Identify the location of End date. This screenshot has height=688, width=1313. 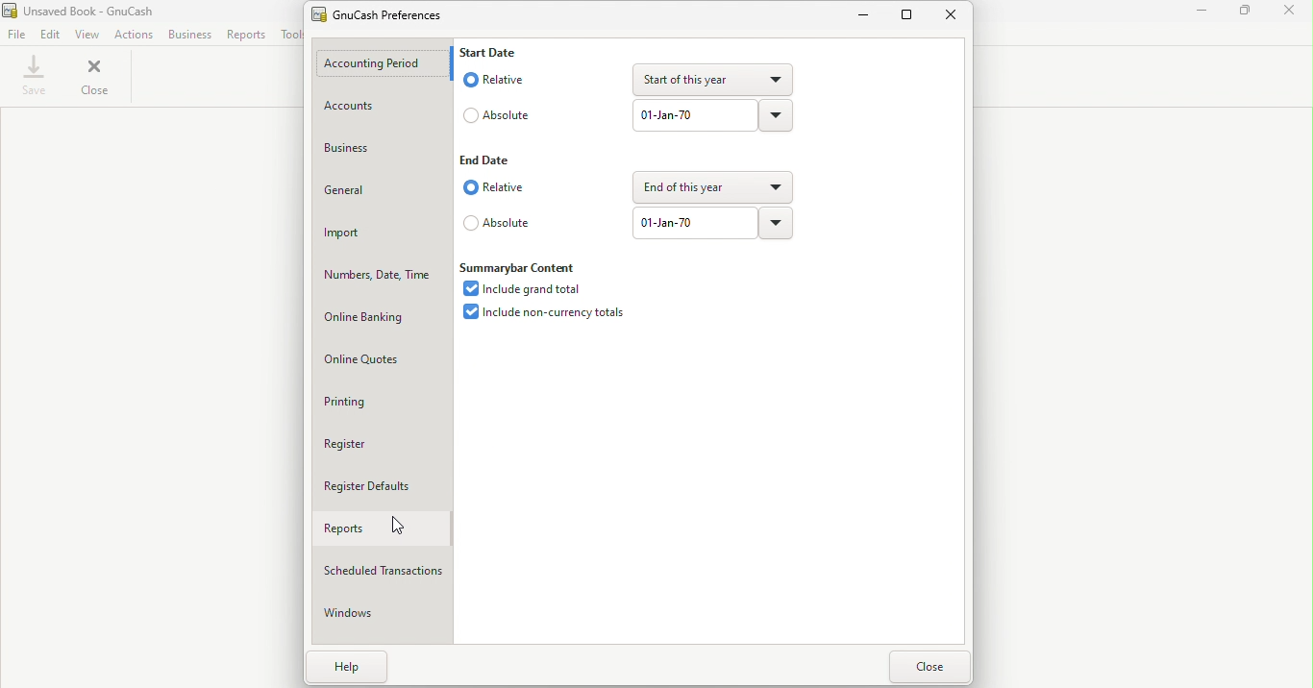
(492, 160).